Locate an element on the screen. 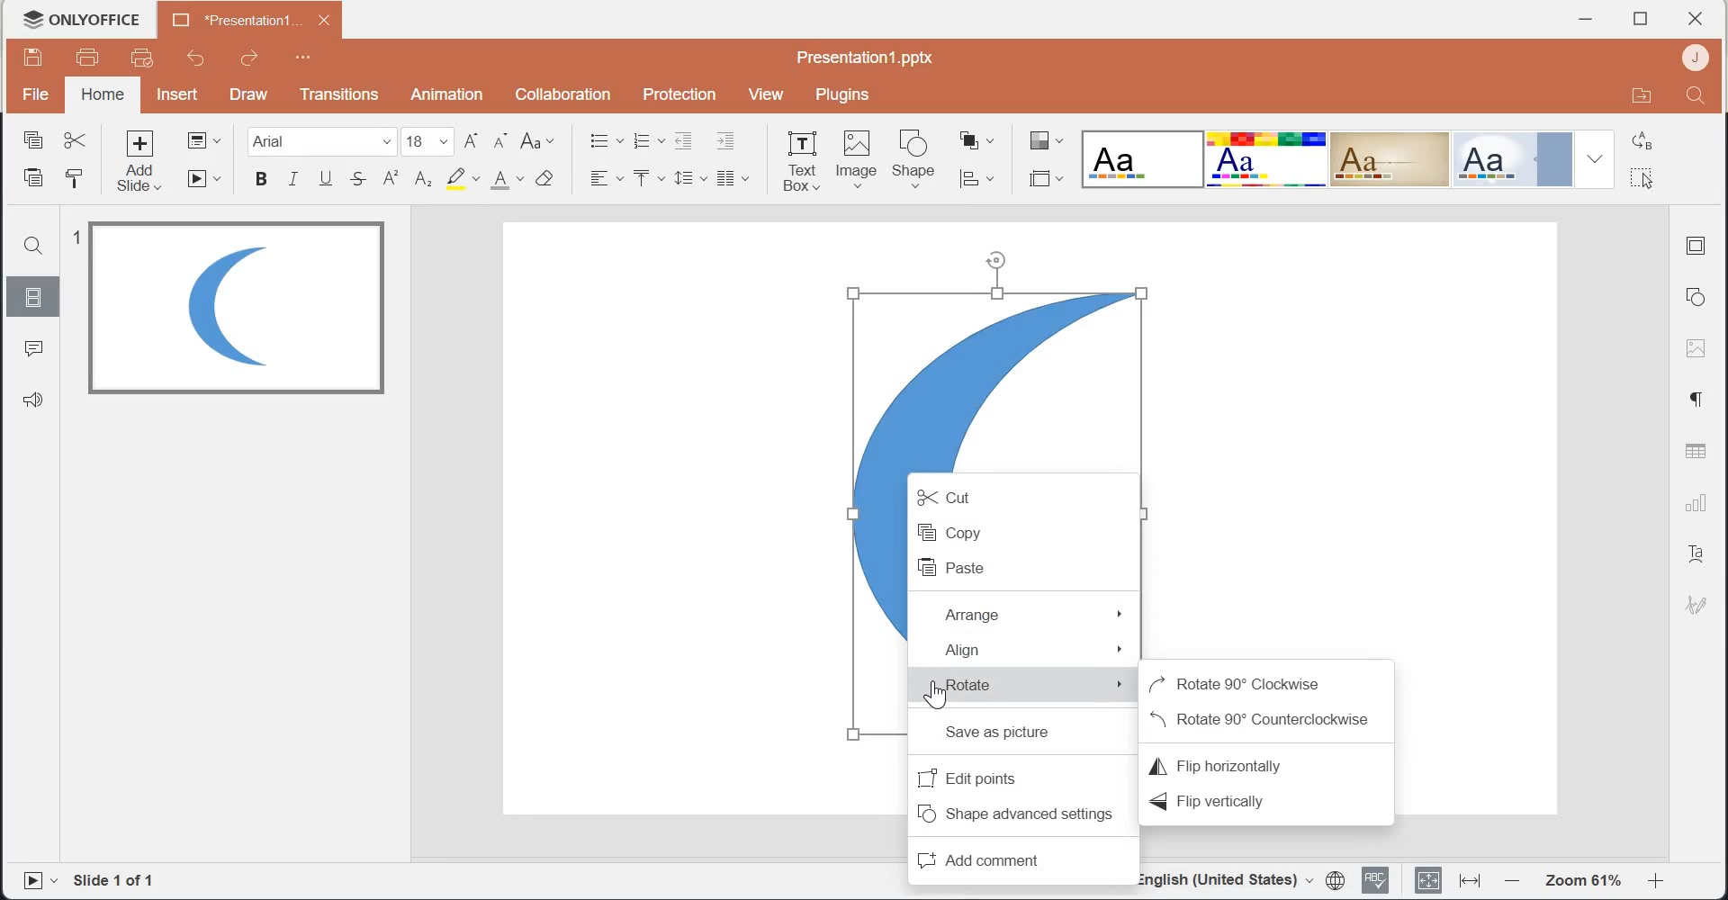  Save is located at coordinates (37, 57).